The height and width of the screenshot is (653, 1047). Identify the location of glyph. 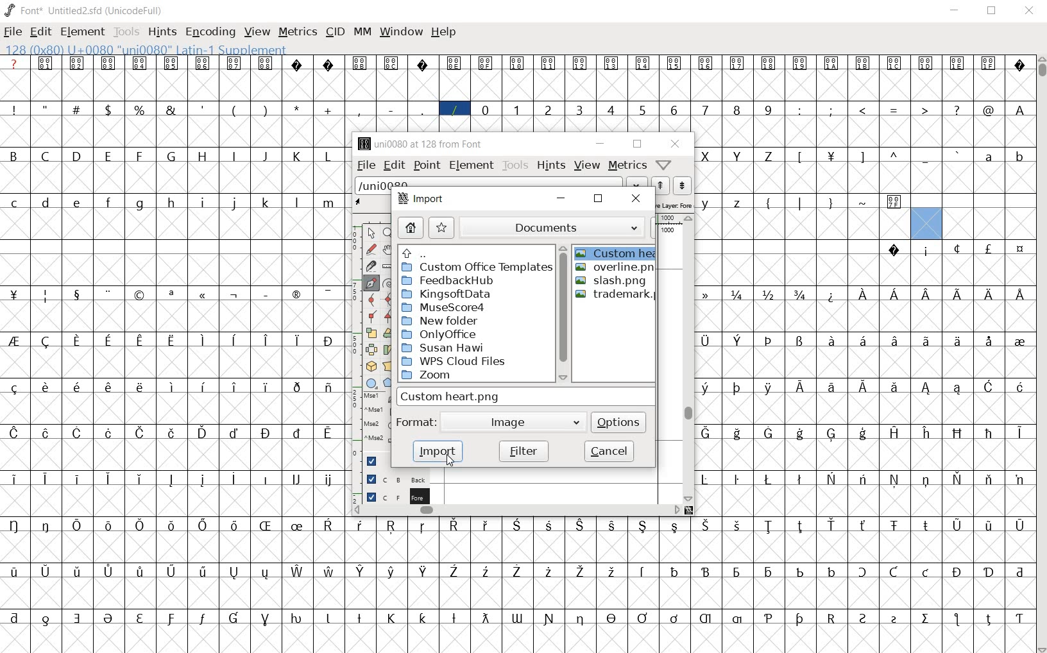
(800, 386).